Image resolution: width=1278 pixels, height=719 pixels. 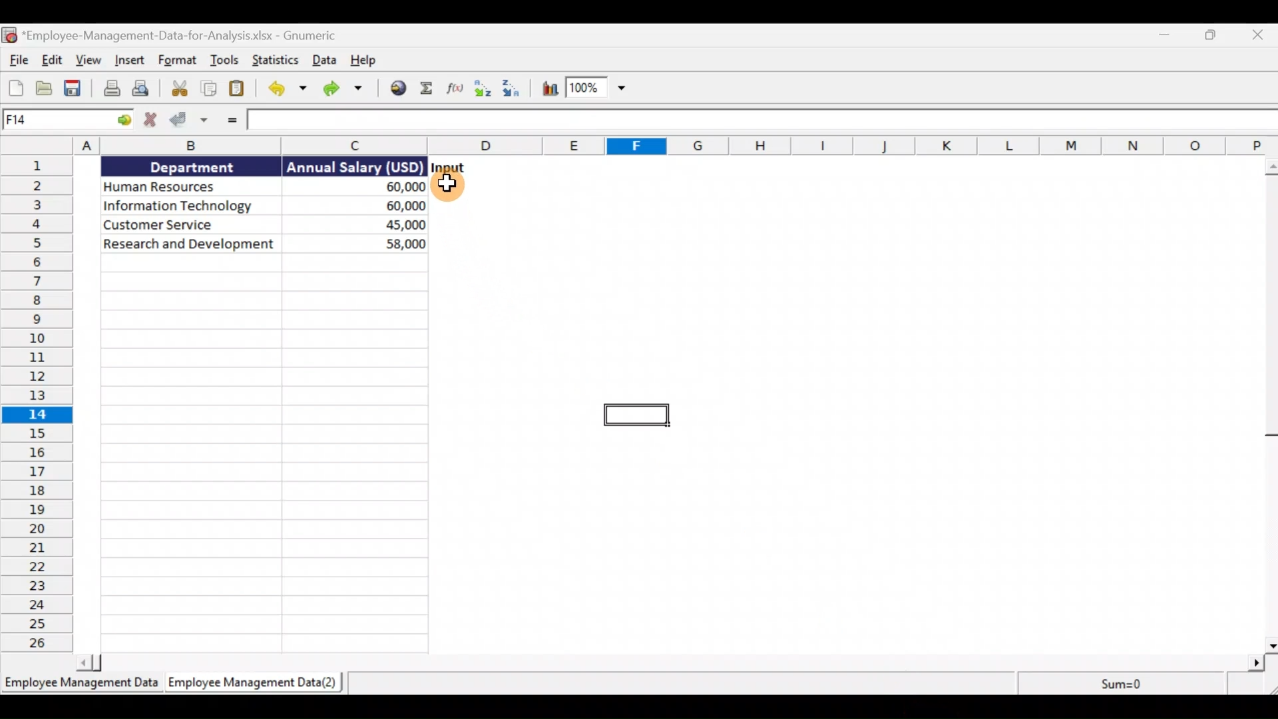 What do you see at coordinates (348, 91) in the screenshot?
I see `Redo undone action` at bounding box center [348, 91].